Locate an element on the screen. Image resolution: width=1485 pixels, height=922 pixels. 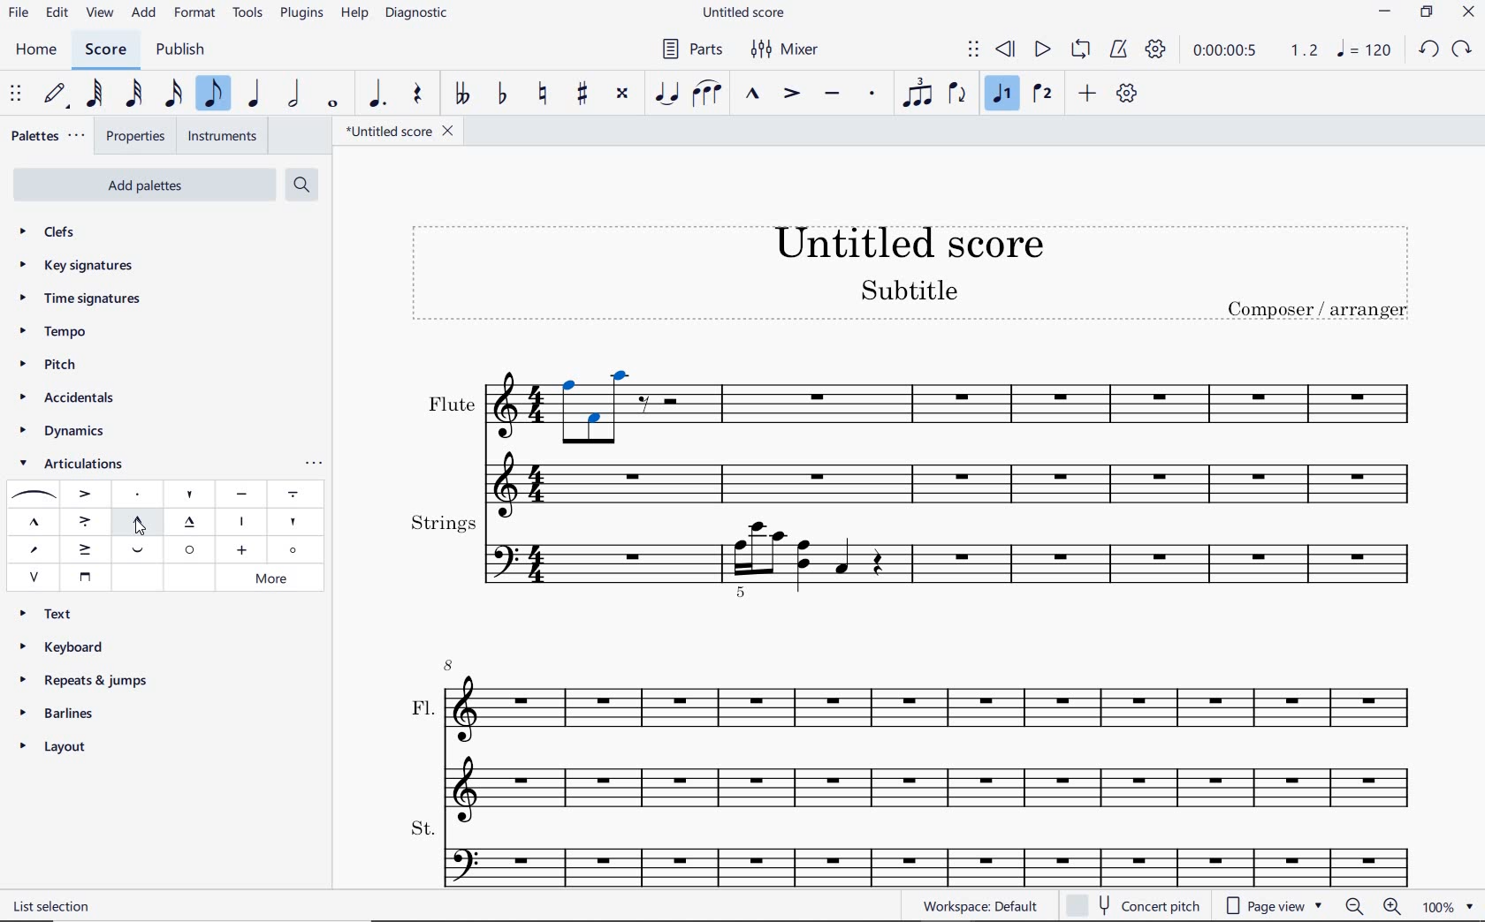
LOURE is located at coordinates (293, 495).